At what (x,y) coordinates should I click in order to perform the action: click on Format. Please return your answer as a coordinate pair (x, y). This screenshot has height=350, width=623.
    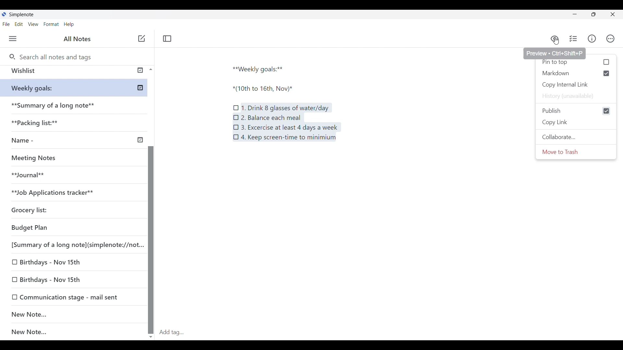
    Looking at the image, I should click on (51, 24).